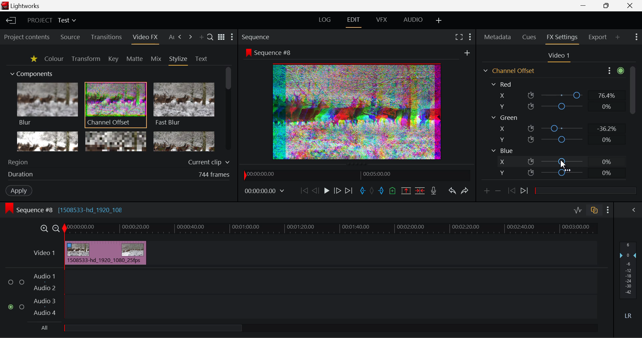 This screenshot has width=642, height=338. Describe the element at coordinates (615, 71) in the screenshot. I see `Show Settings` at that location.